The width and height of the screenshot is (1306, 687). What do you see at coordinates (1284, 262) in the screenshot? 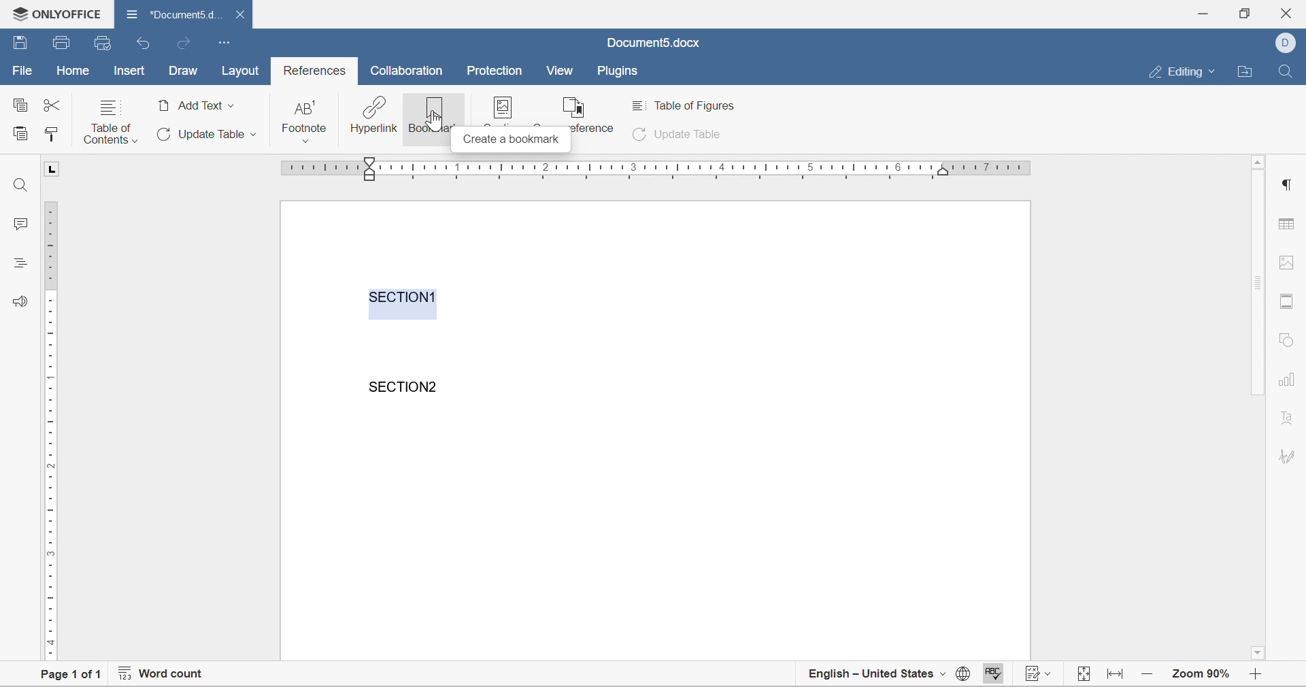
I see `image settings` at bounding box center [1284, 262].